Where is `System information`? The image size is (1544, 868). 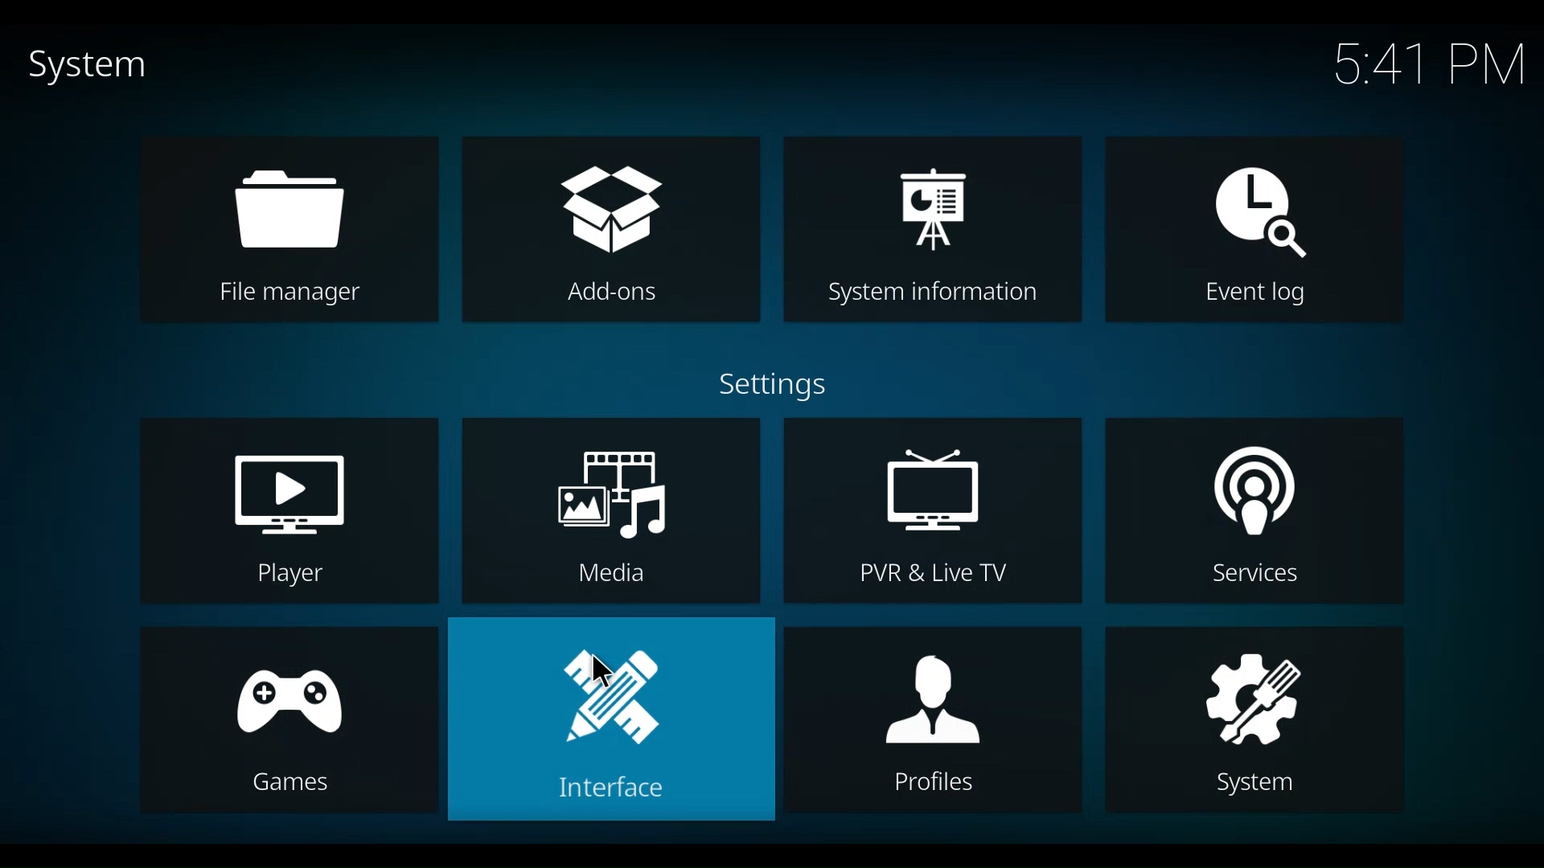 System information is located at coordinates (930, 227).